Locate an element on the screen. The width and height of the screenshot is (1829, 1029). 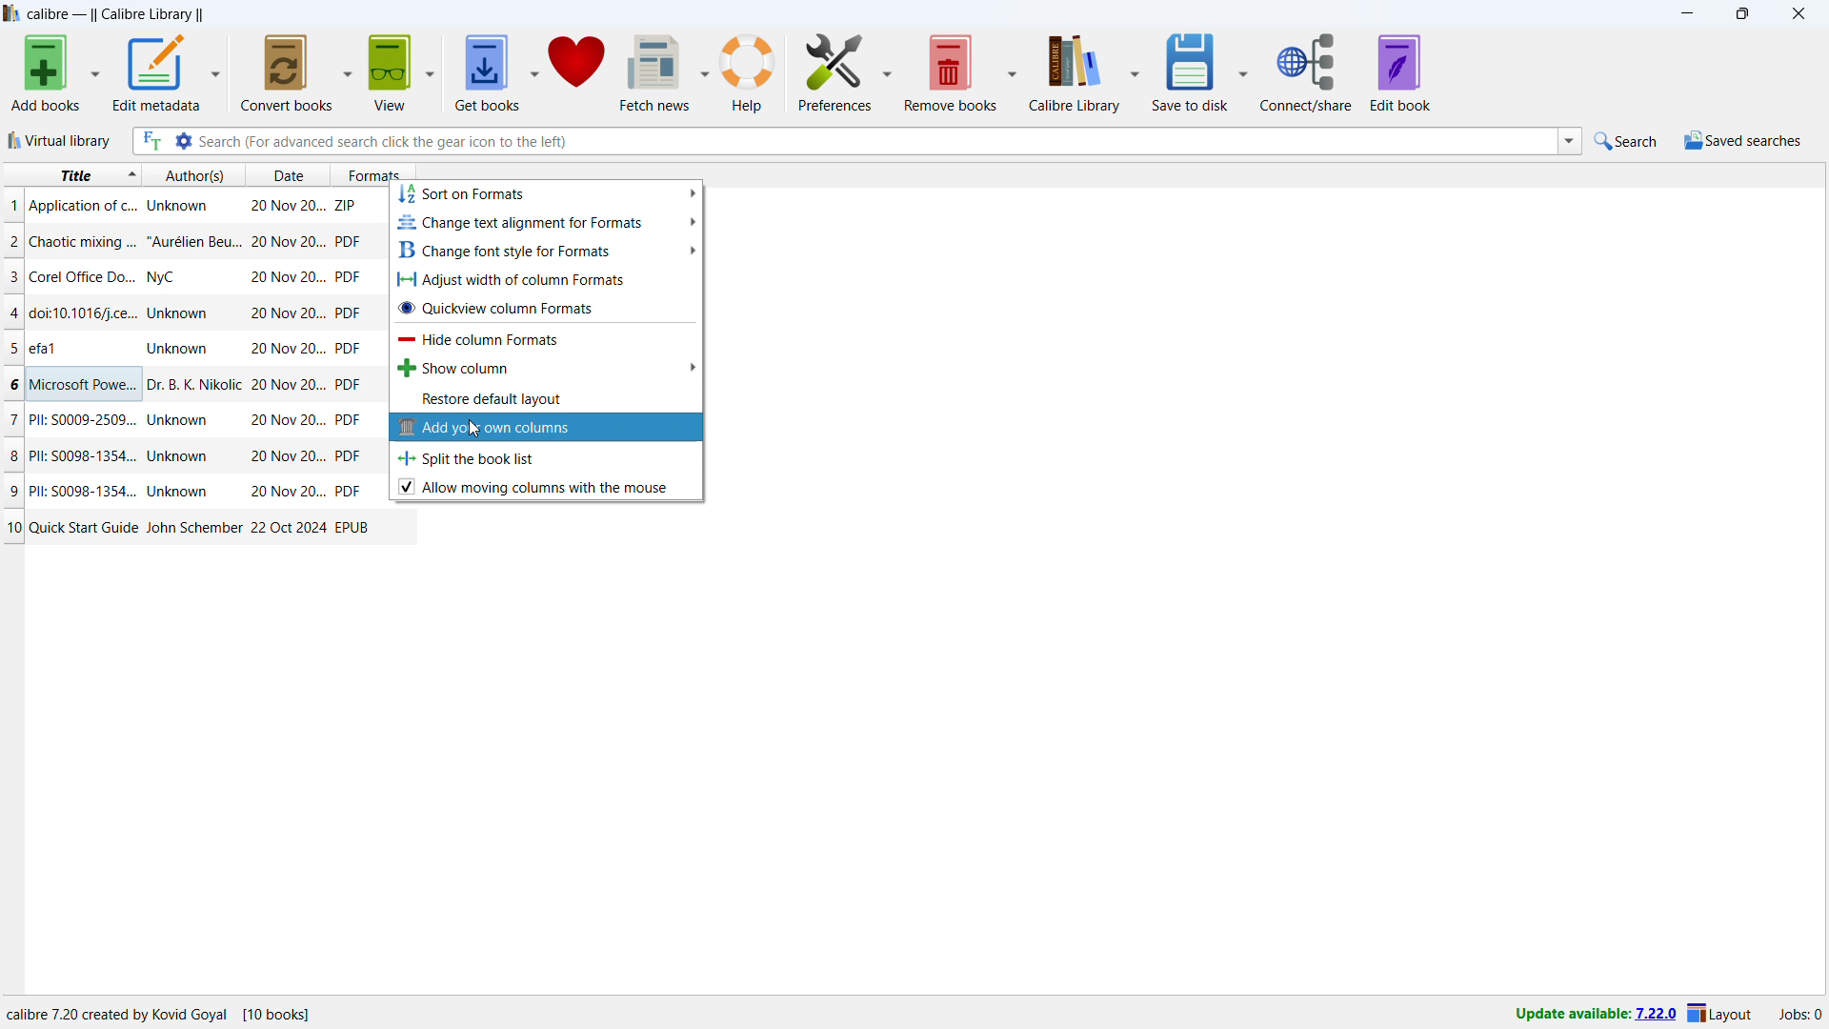
full text search is located at coordinates (149, 141).